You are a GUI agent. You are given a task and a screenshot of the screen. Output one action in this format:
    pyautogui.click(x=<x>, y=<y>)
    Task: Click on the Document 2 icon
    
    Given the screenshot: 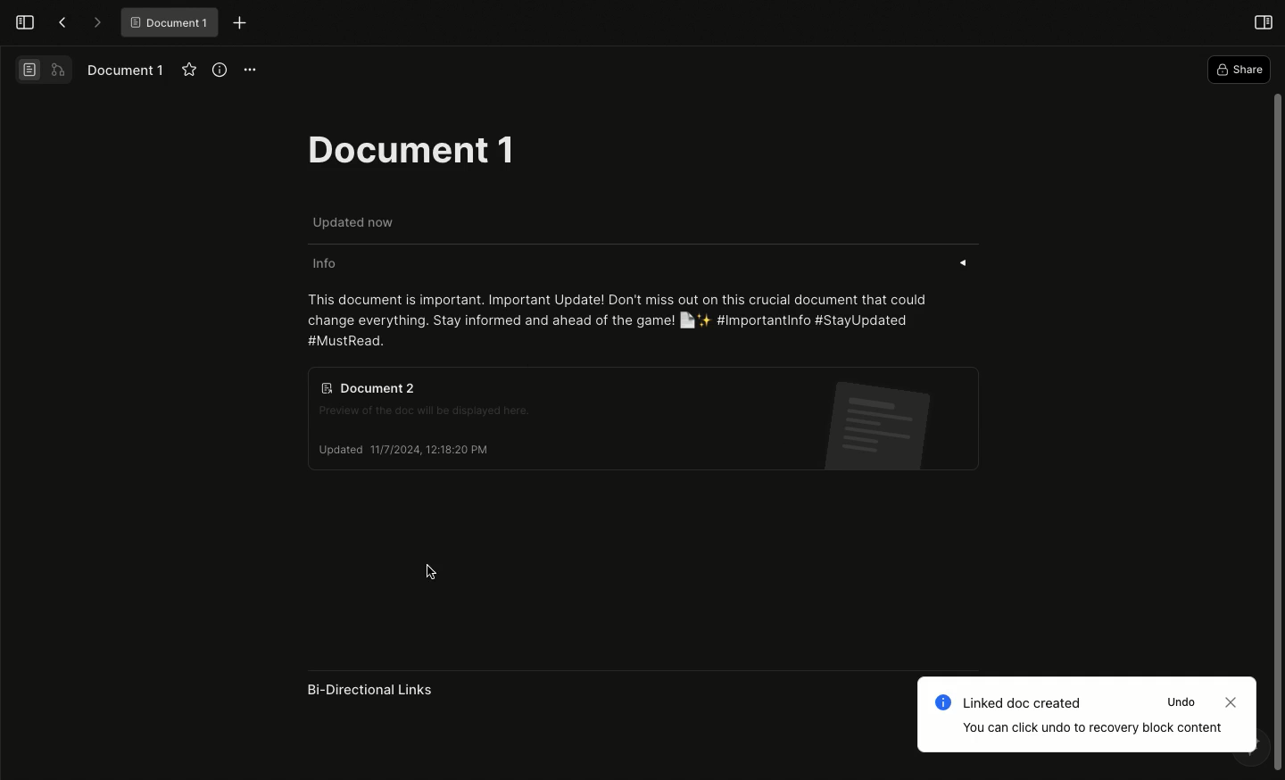 What is the action you would take?
    pyautogui.click(x=888, y=420)
    